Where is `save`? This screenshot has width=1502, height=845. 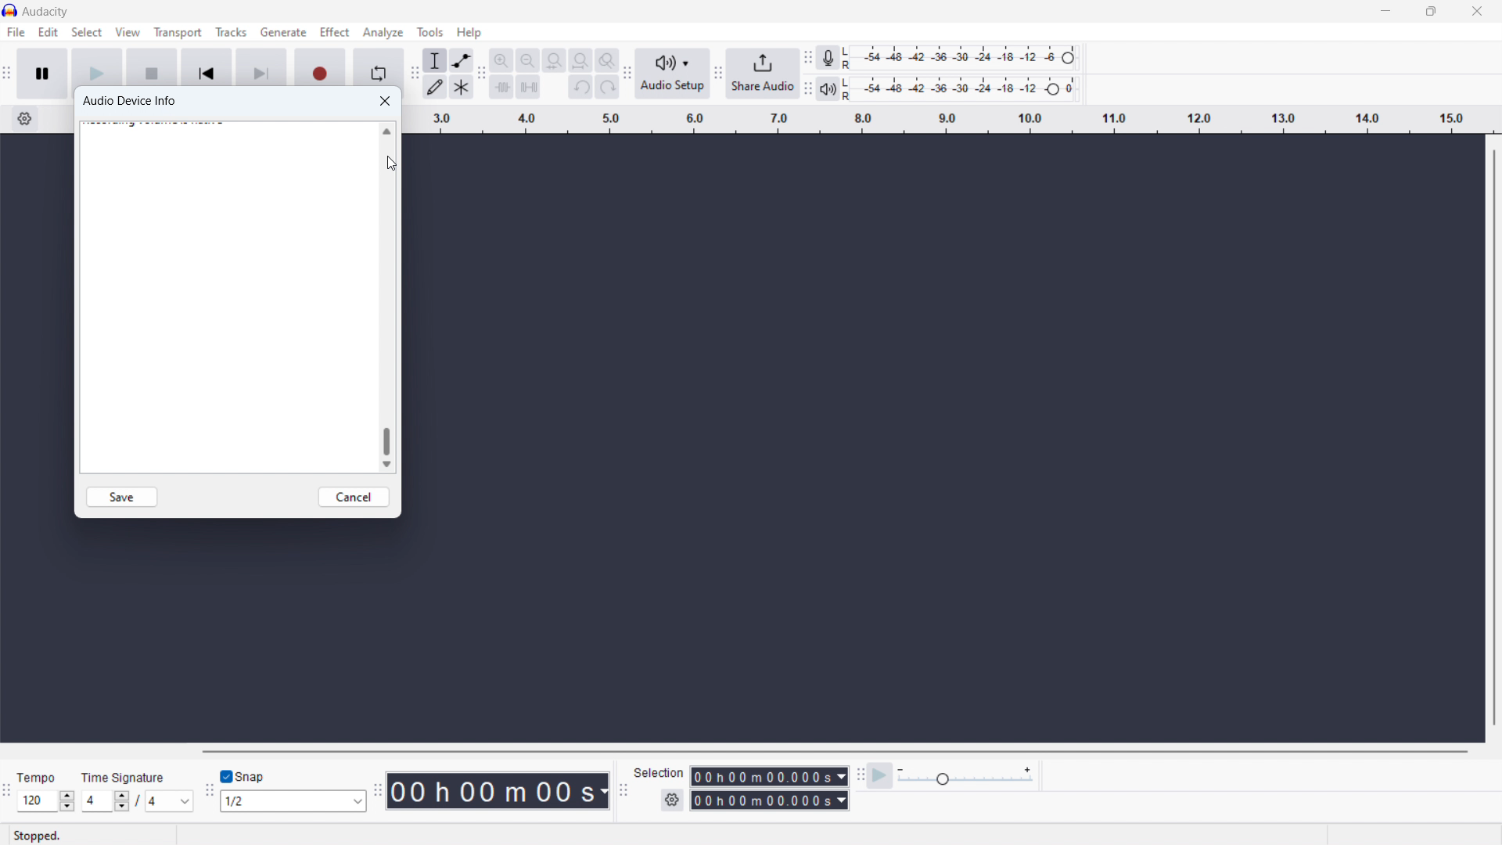
save is located at coordinates (120, 498).